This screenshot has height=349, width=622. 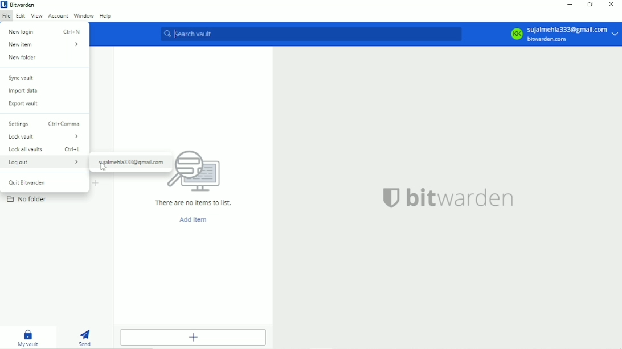 What do you see at coordinates (45, 31) in the screenshot?
I see `New login Ctrl+N` at bounding box center [45, 31].